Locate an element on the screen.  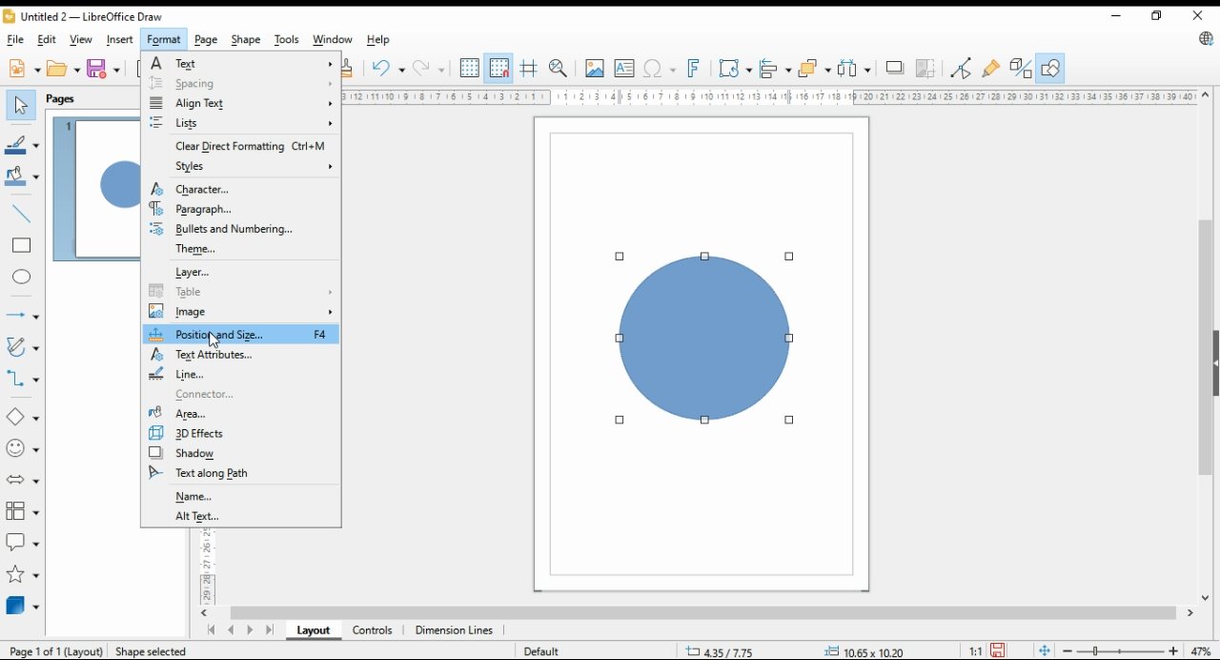
select is located at coordinates (21, 105).